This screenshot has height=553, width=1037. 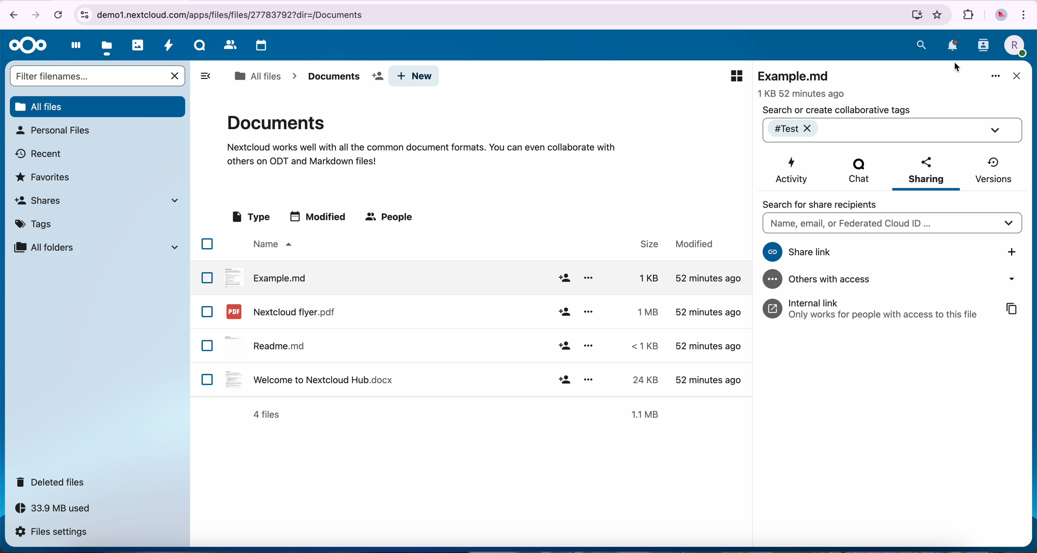 What do you see at coordinates (640, 380) in the screenshot?
I see `size` at bounding box center [640, 380].